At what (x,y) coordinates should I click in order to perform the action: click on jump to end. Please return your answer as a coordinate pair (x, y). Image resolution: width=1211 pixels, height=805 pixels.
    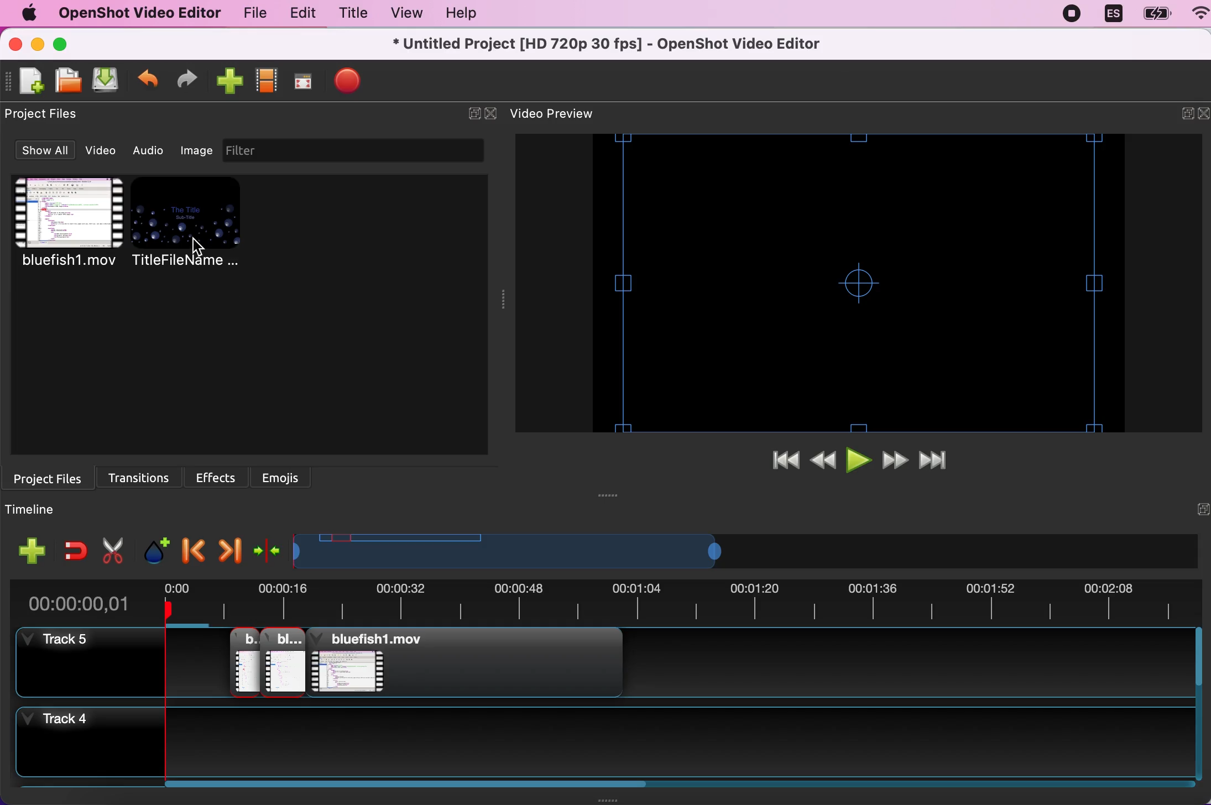
    Looking at the image, I should click on (940, 462).